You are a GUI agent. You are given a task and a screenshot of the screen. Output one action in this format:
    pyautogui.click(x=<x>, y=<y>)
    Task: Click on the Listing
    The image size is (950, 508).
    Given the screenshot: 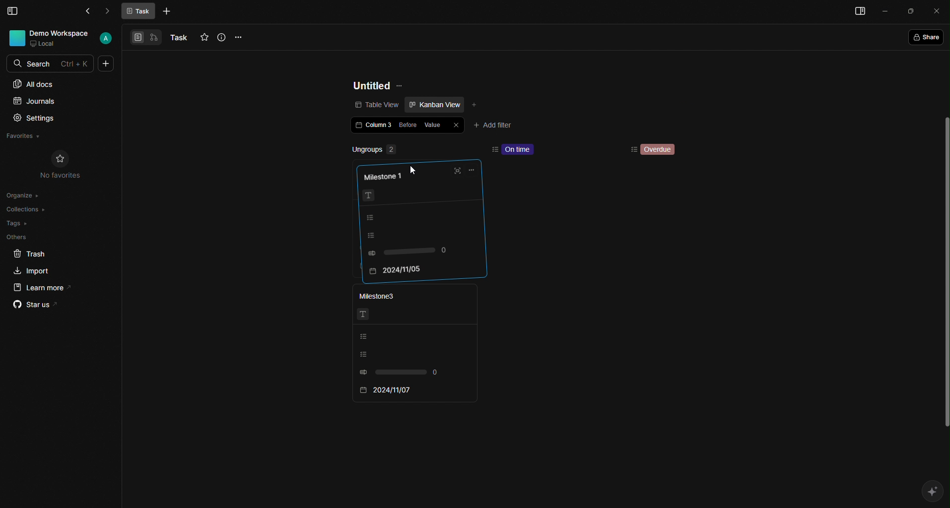 What is the action you would take?
    pyautogui.click(x=368, y=232)
    